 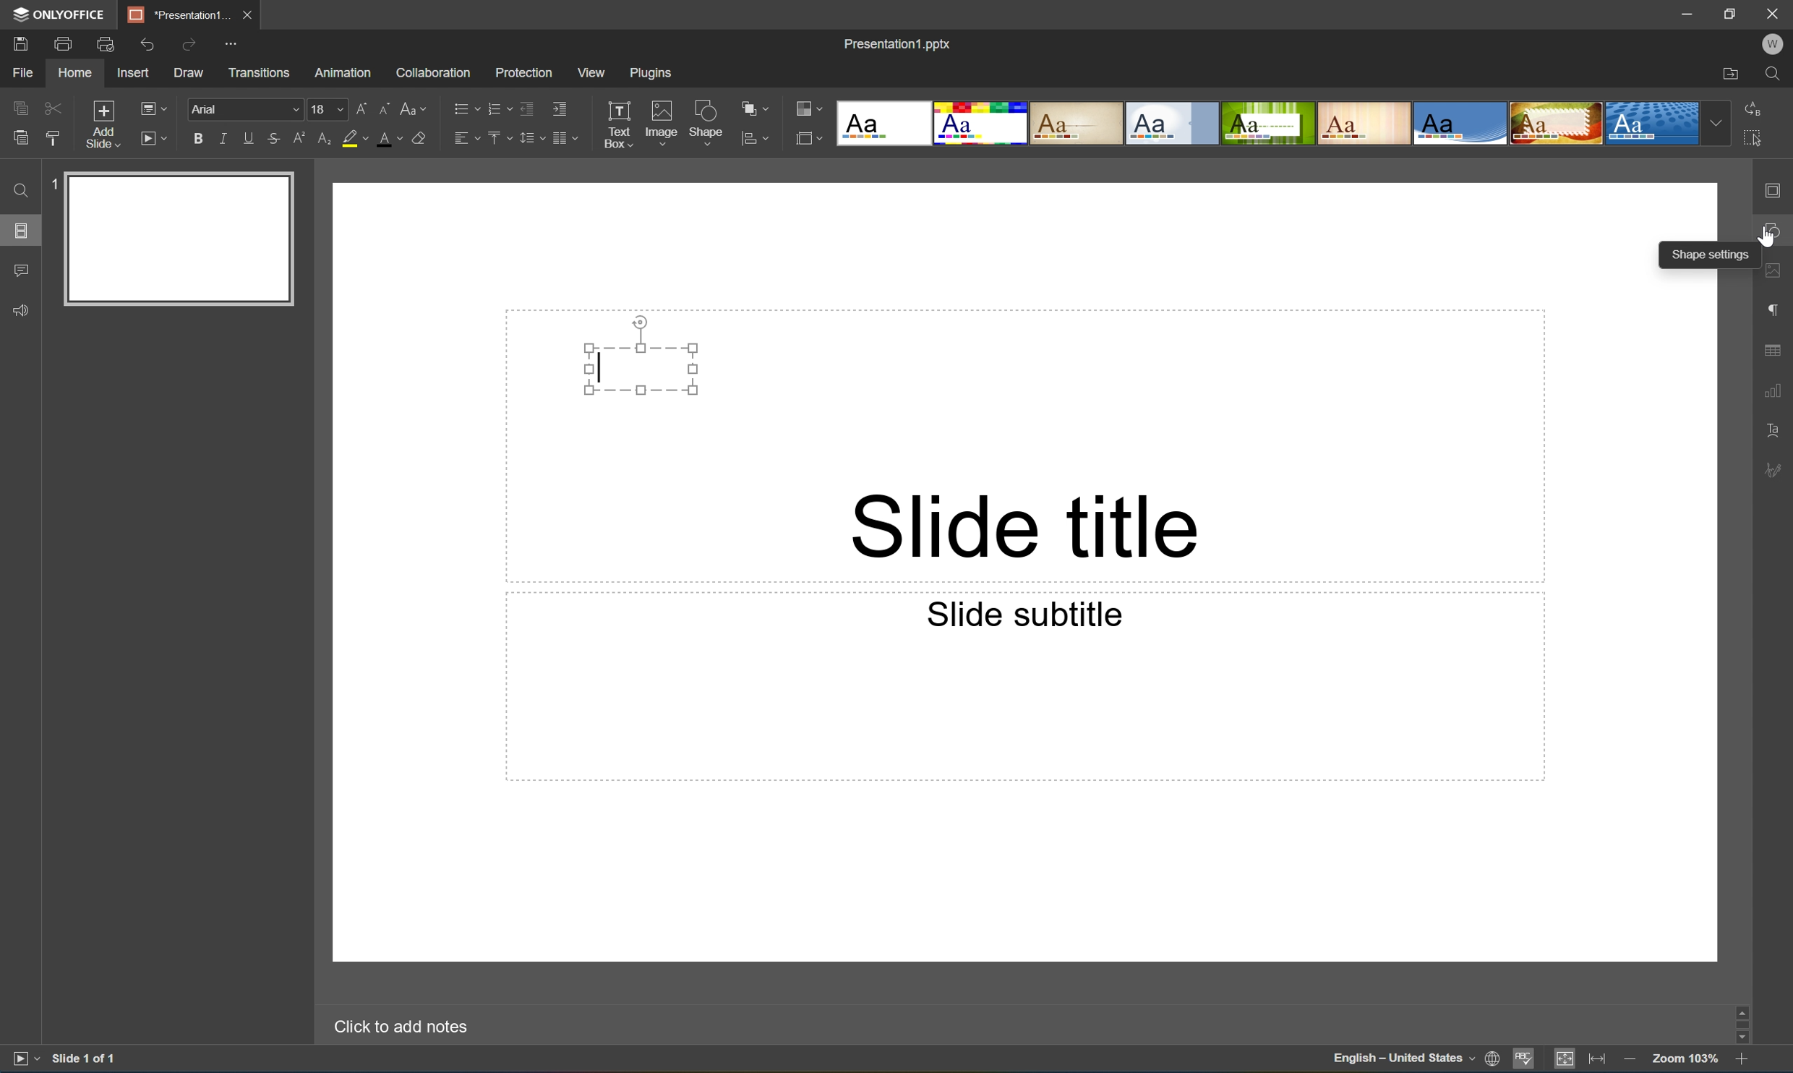 I want to click on Drop Down, so click(x=1717, y=123).